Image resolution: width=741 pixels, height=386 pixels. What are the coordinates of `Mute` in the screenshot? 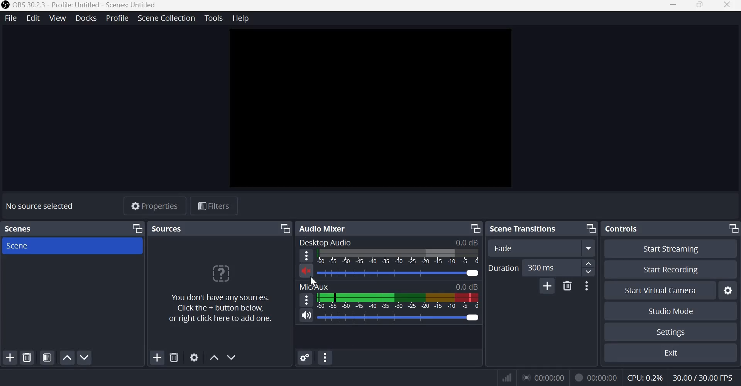 It's located at (306, 270).